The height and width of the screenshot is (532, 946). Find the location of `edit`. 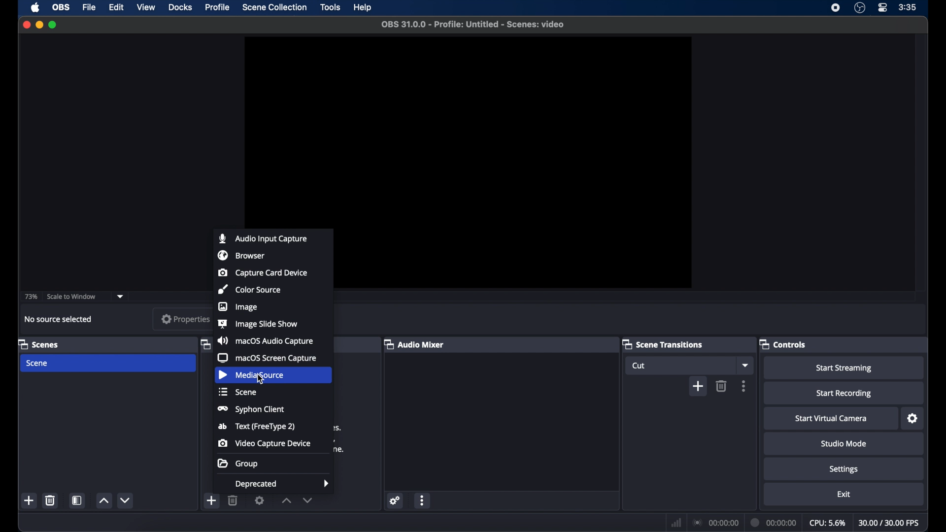

edit is located at coordinates (116, 7).